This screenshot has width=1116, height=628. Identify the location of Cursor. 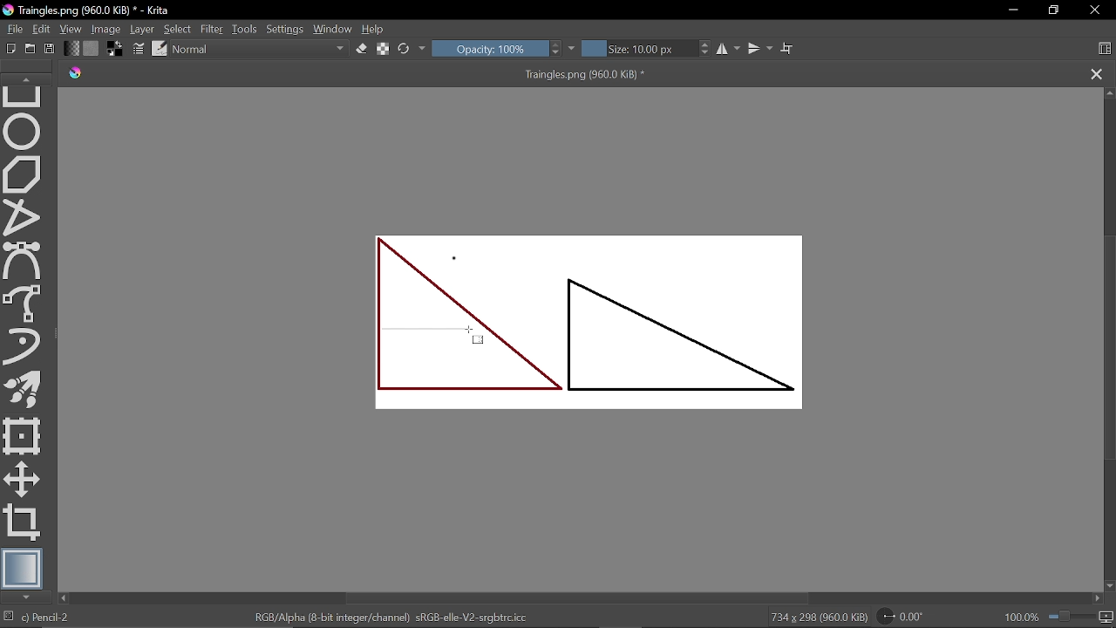
(476, 338).